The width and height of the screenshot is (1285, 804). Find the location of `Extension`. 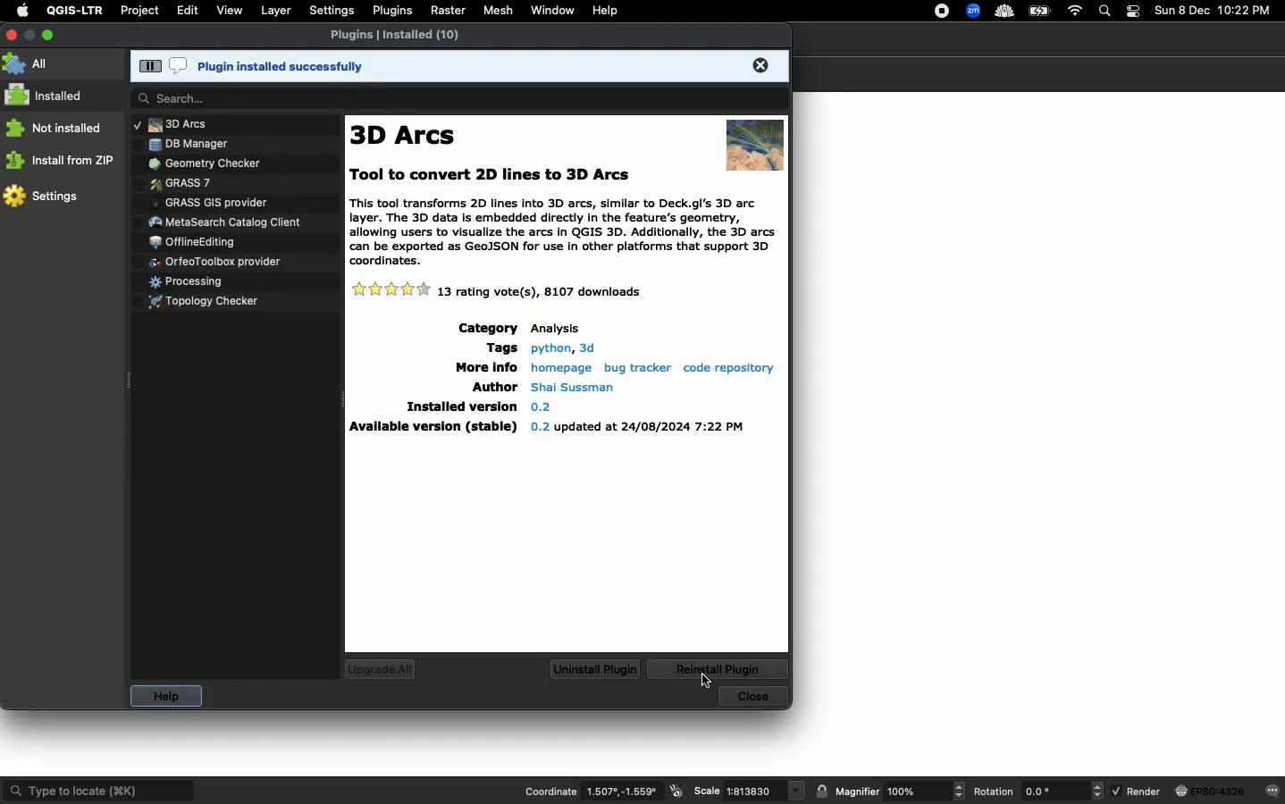

Extension is located at coordinates (971, 11).